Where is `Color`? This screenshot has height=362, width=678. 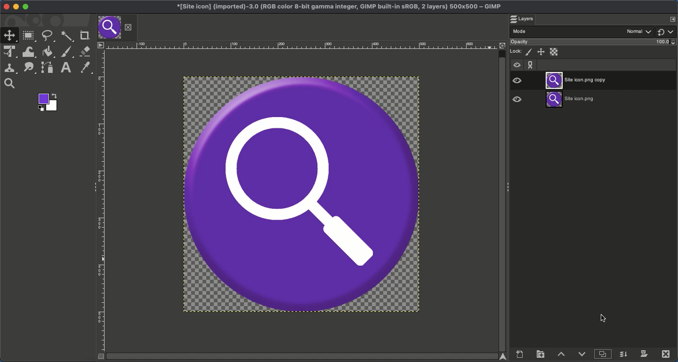
Color is located at coordinates (48, 103).